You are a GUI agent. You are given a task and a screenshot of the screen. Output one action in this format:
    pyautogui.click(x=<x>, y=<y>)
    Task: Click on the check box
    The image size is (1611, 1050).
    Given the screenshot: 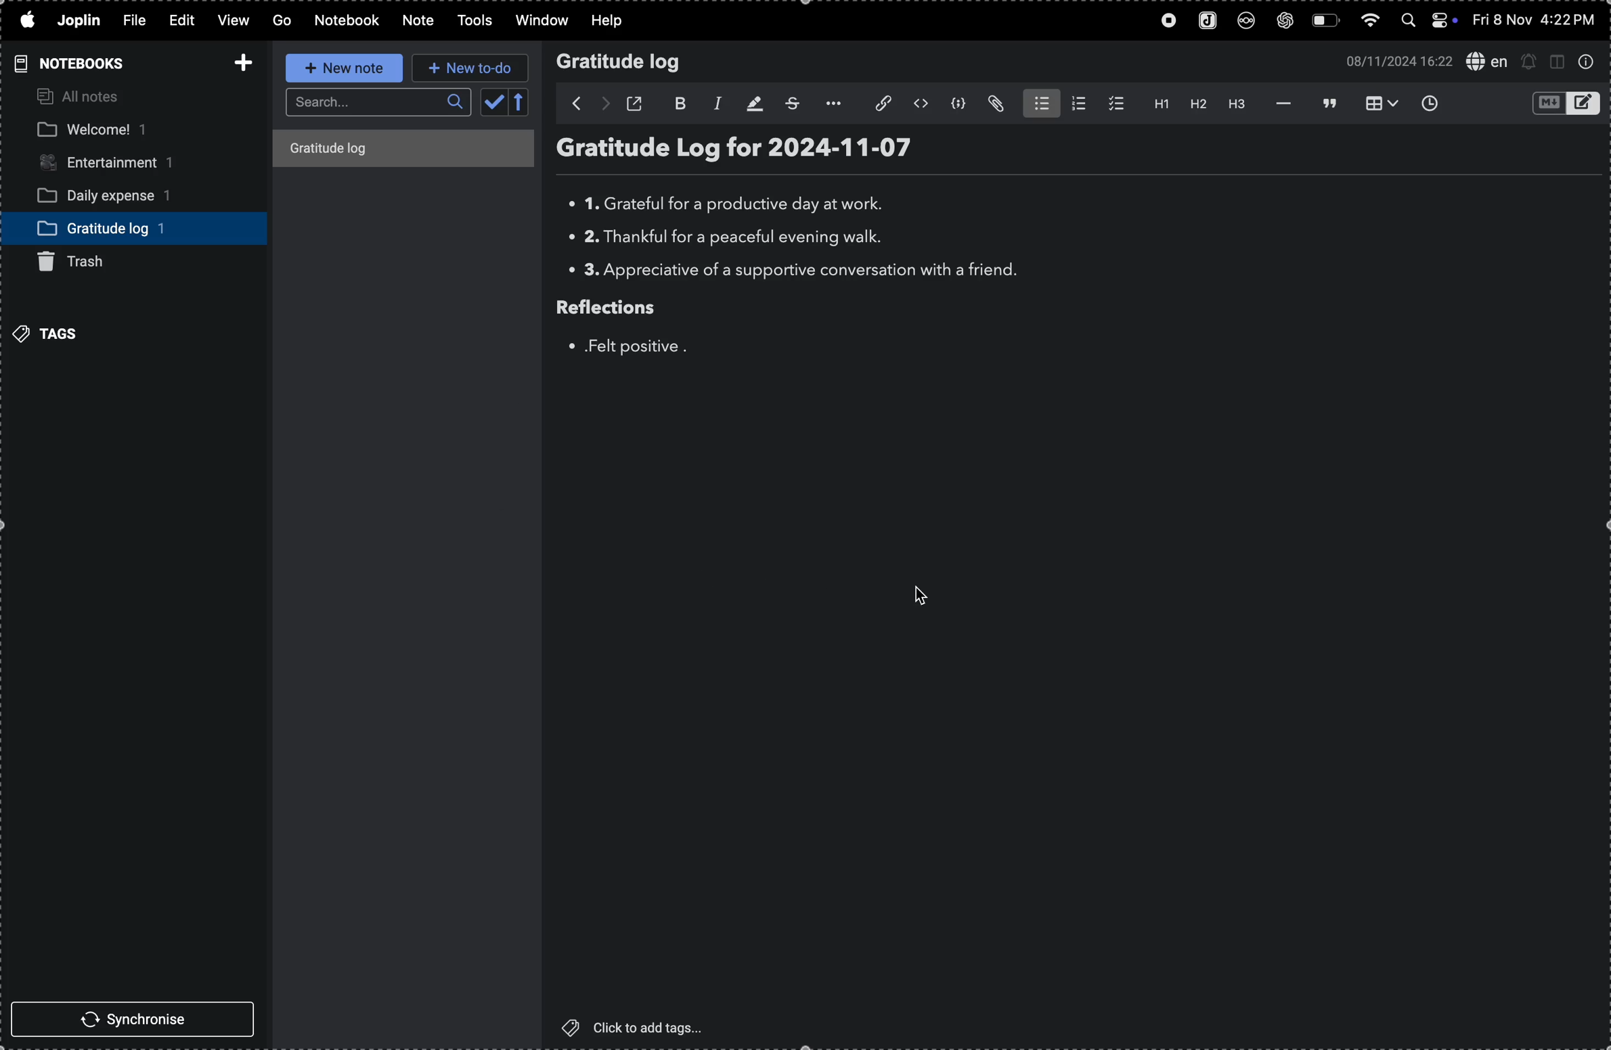 What is the action you would take?
    pyautogui.click(x=1114, y=103)
    